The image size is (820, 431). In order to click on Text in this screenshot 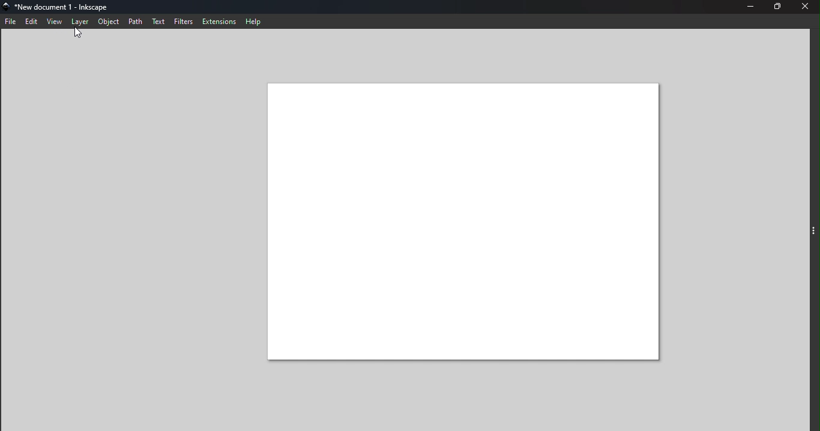, I will do `click(159, 22)`.